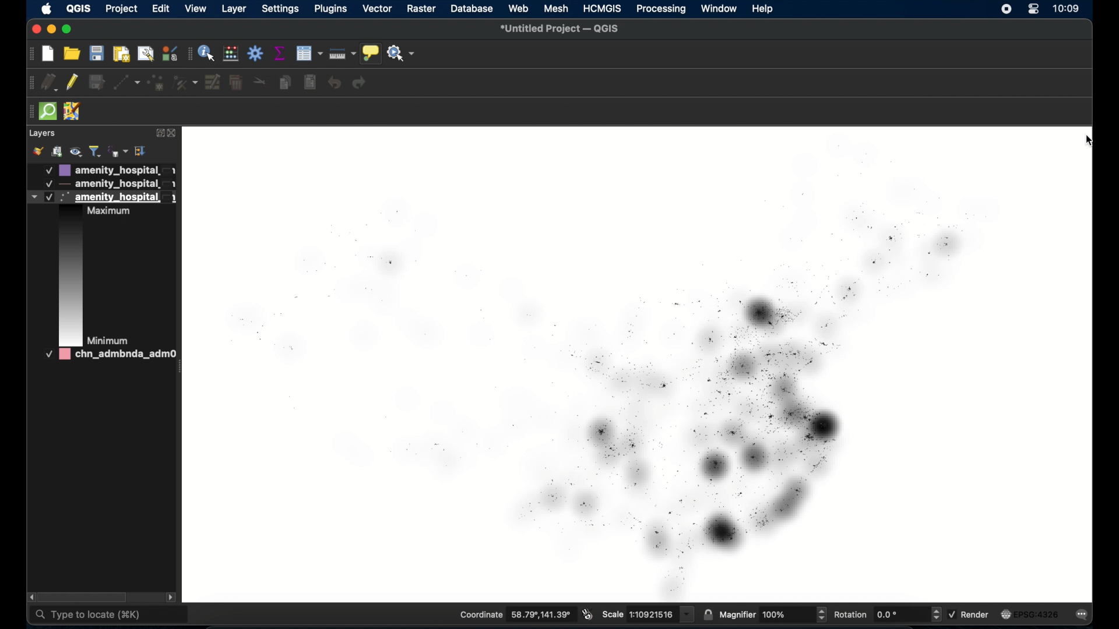 The image size is (1119, 629). I want to click on open field calculator, so click(231, 53).